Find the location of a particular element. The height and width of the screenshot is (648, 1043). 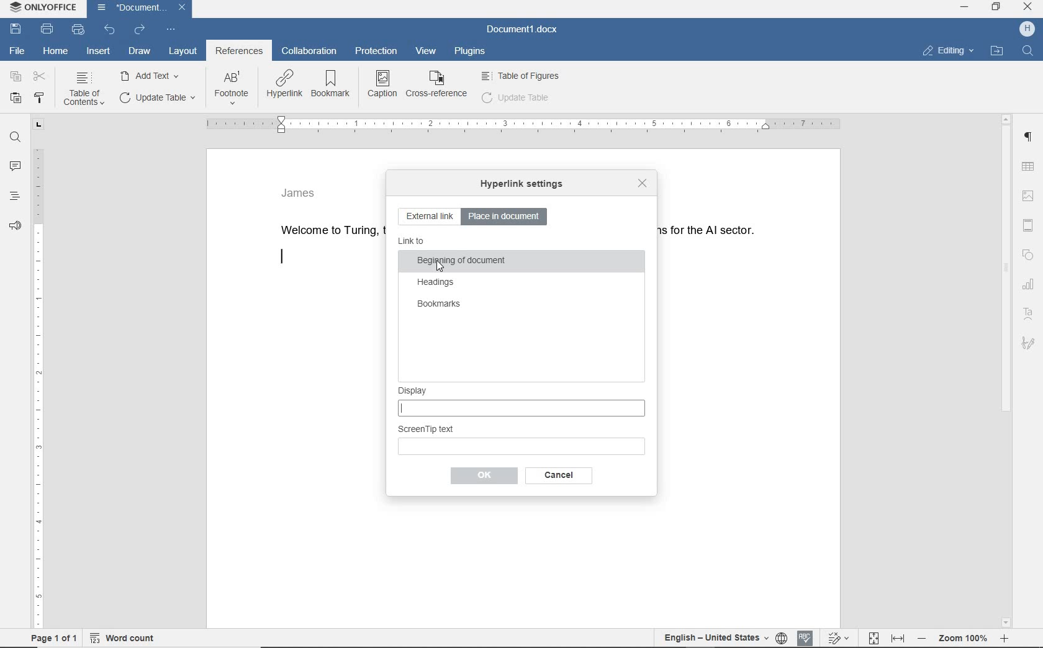

BOOKMARK is located at coordinates (334, 85).